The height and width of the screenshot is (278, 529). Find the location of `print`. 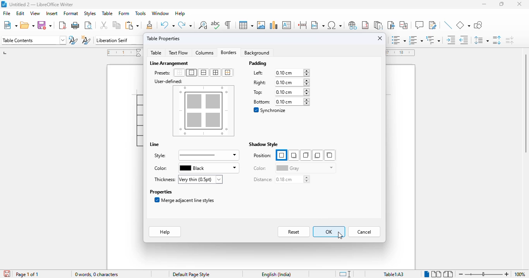

print is located at coordinates (76, 25).